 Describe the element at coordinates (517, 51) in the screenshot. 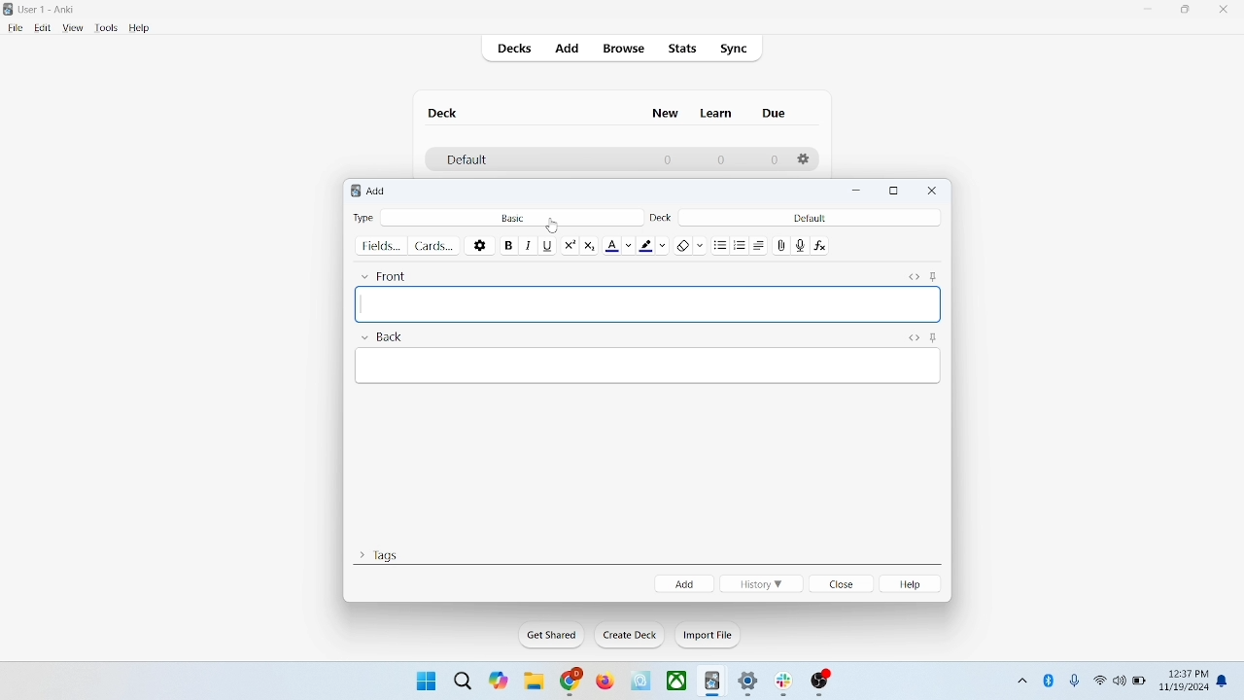

I see `decks` at that location.